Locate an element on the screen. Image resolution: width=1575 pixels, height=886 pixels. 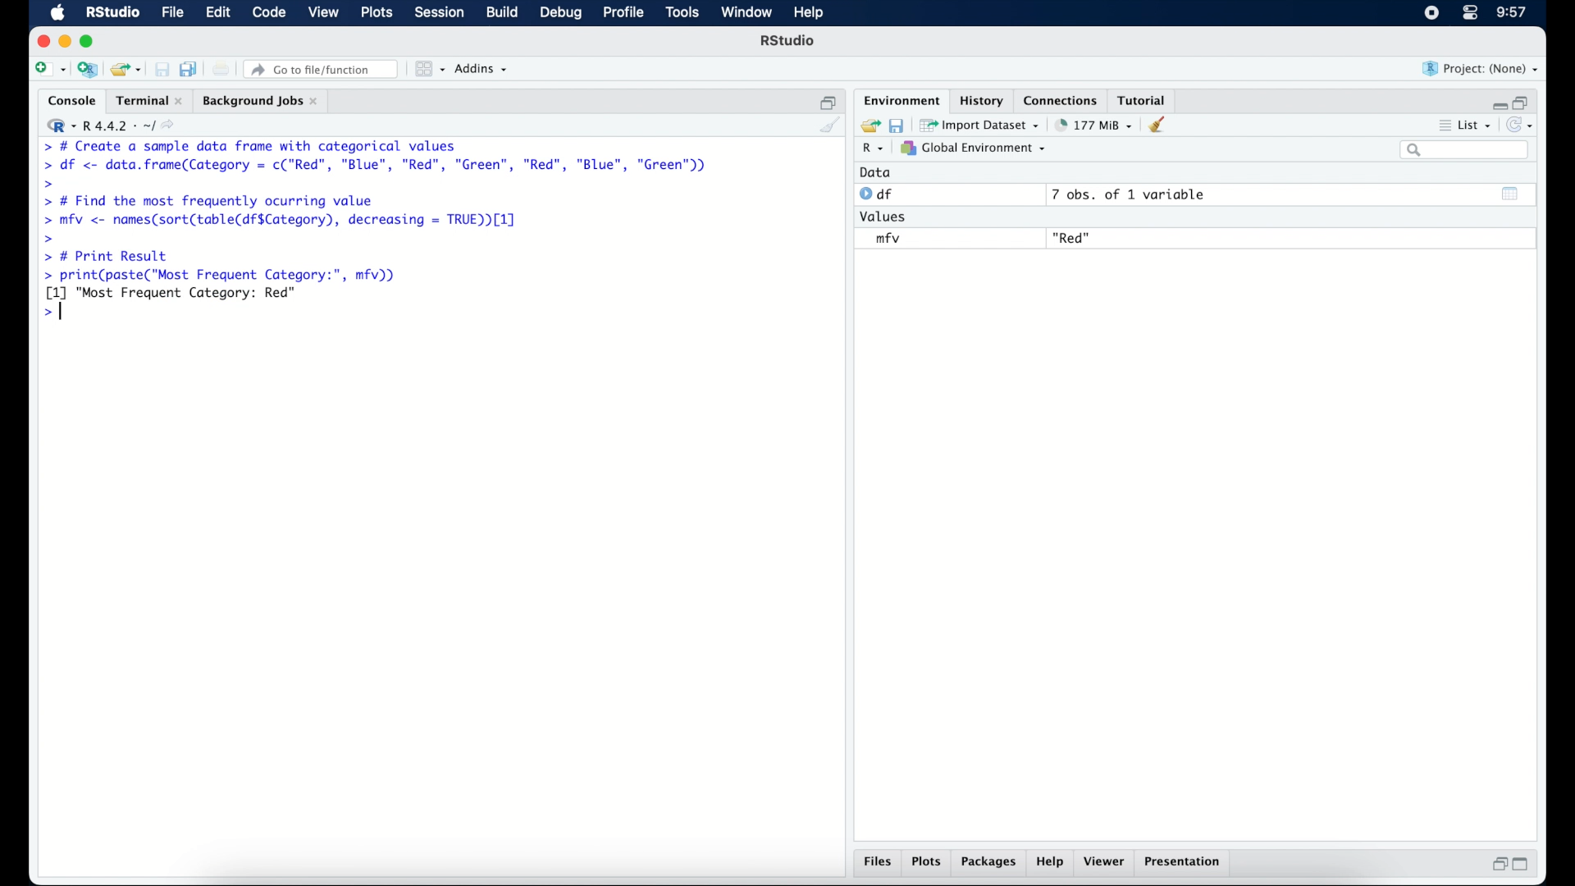
R is located at coordinates (876, 149).